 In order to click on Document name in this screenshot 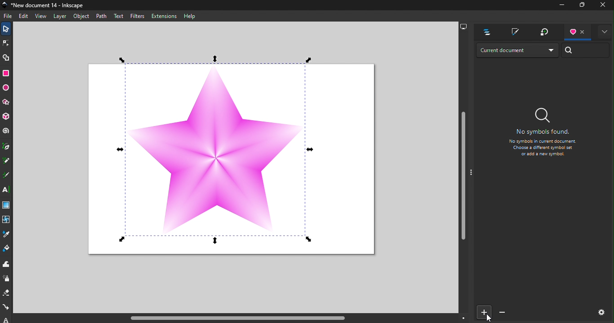, I will do `click(45, 5)`.